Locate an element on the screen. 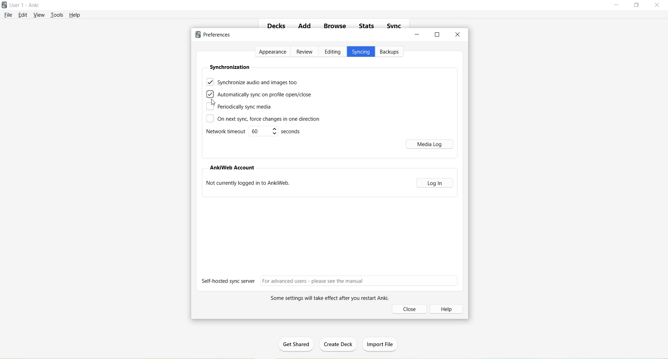 The width and height of the screenshot is (668, 359). On next sync, force changes in one direction is located at coordinates (263, 119).